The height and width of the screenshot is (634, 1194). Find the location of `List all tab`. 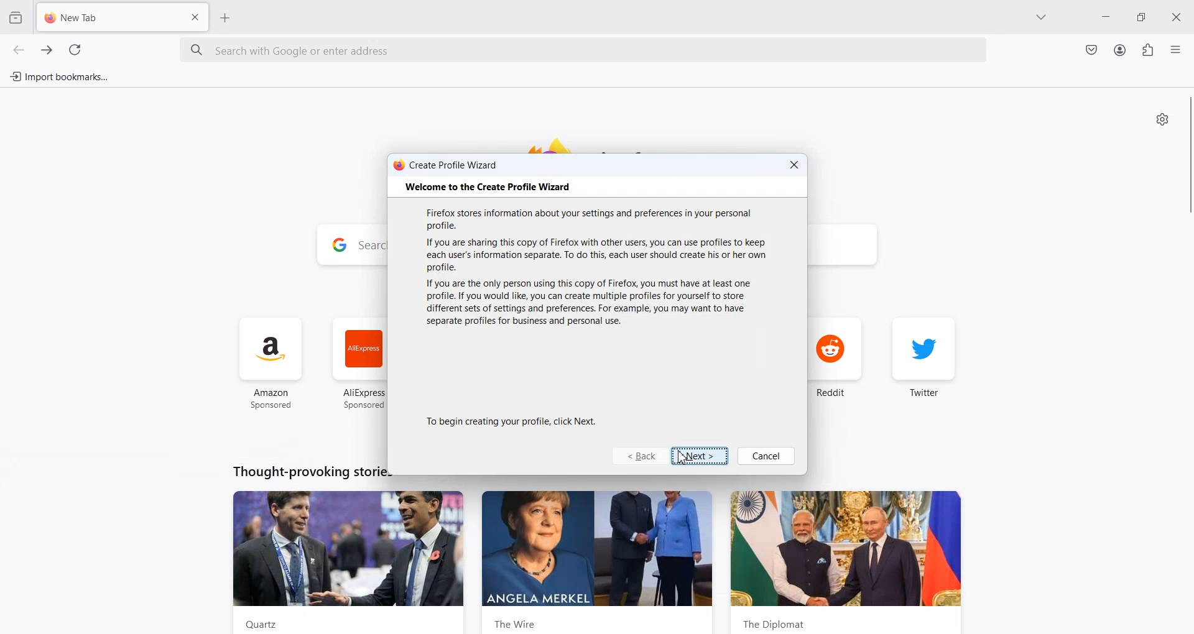

List all tab is located at coordinates (1042, 18).